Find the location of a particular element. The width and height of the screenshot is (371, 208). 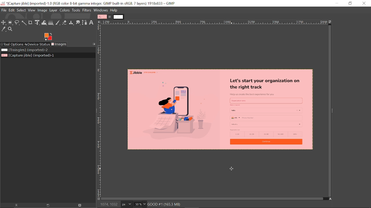

Zoom options is located at coordinates (145, 204).